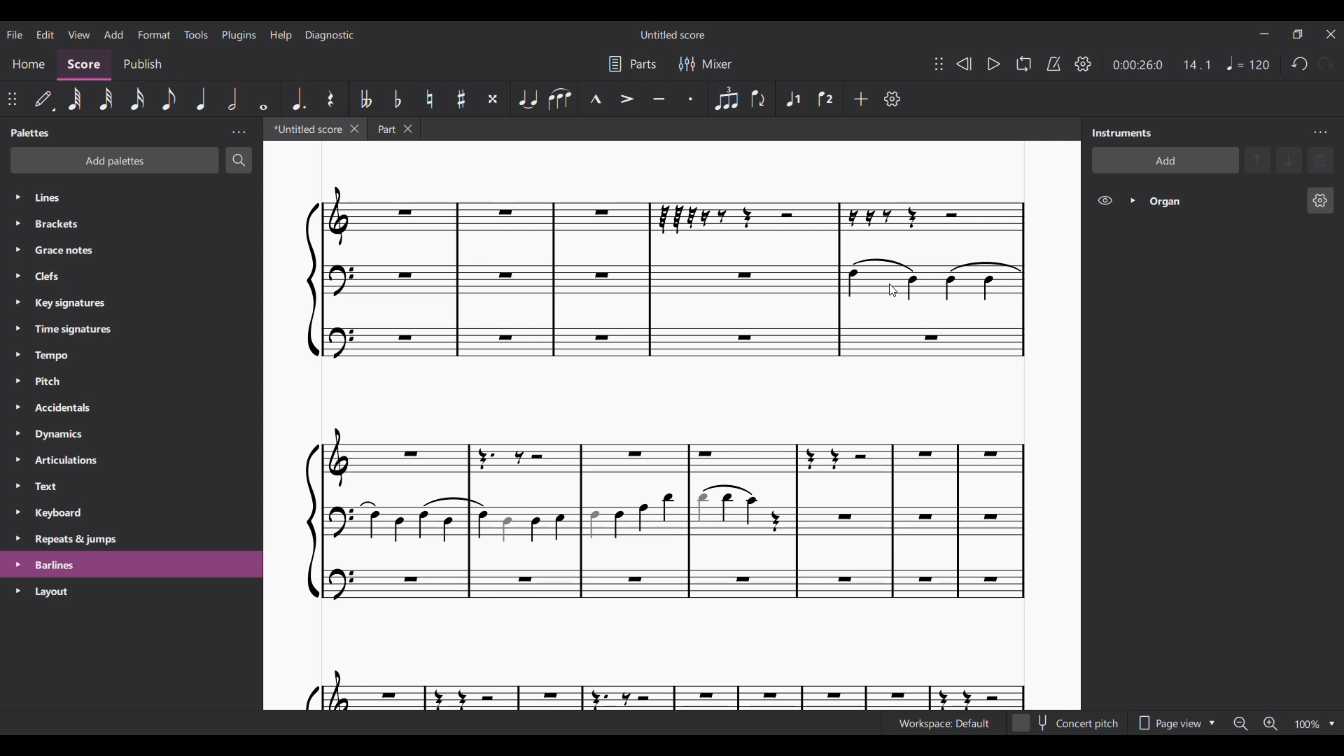 The height and width of the screenshot is (756, 1344). I want to click on Staccato , so click(692, 99).